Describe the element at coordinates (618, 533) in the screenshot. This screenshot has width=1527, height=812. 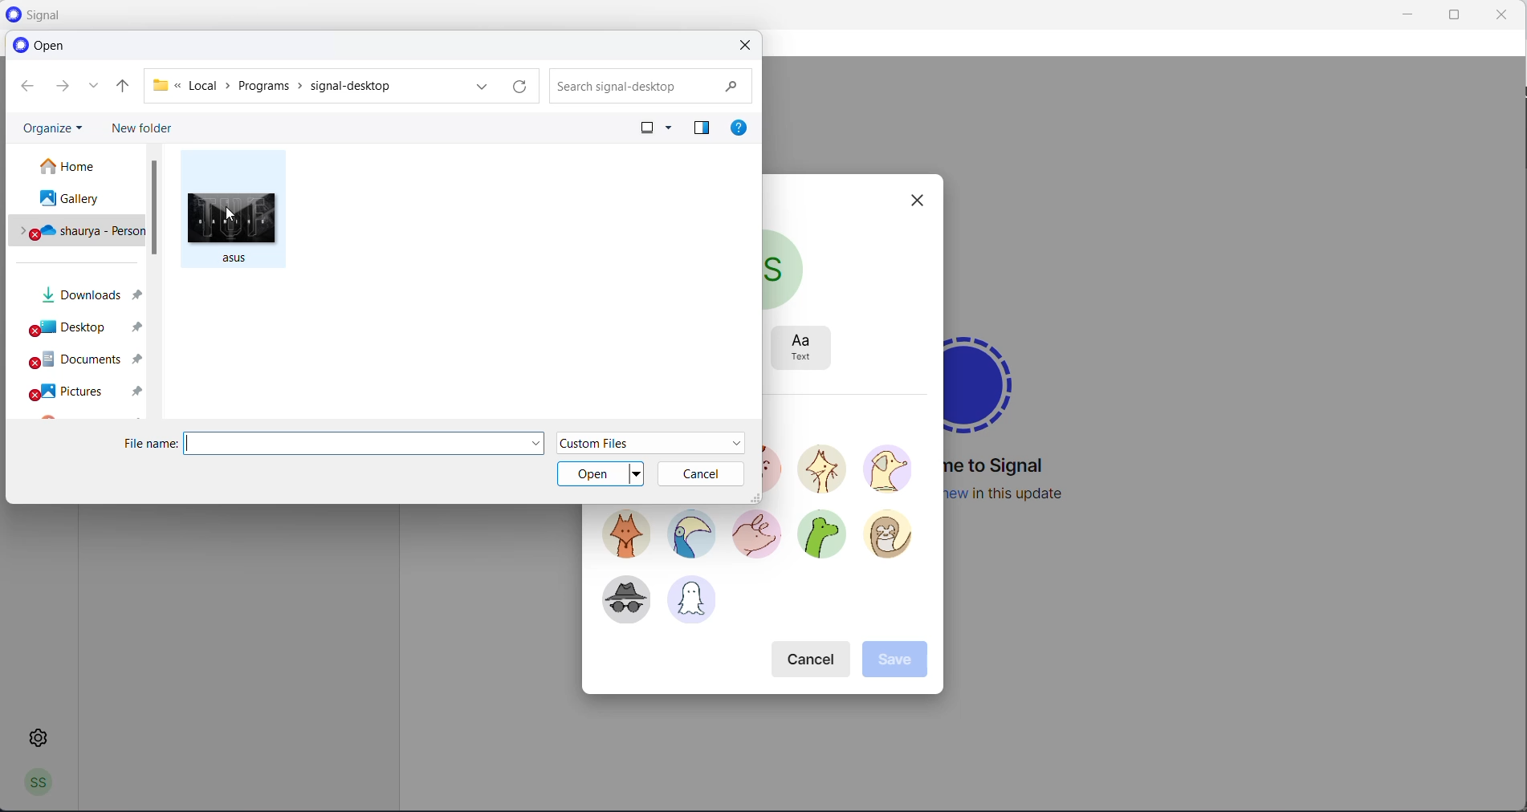
I see `avatar` at that location.